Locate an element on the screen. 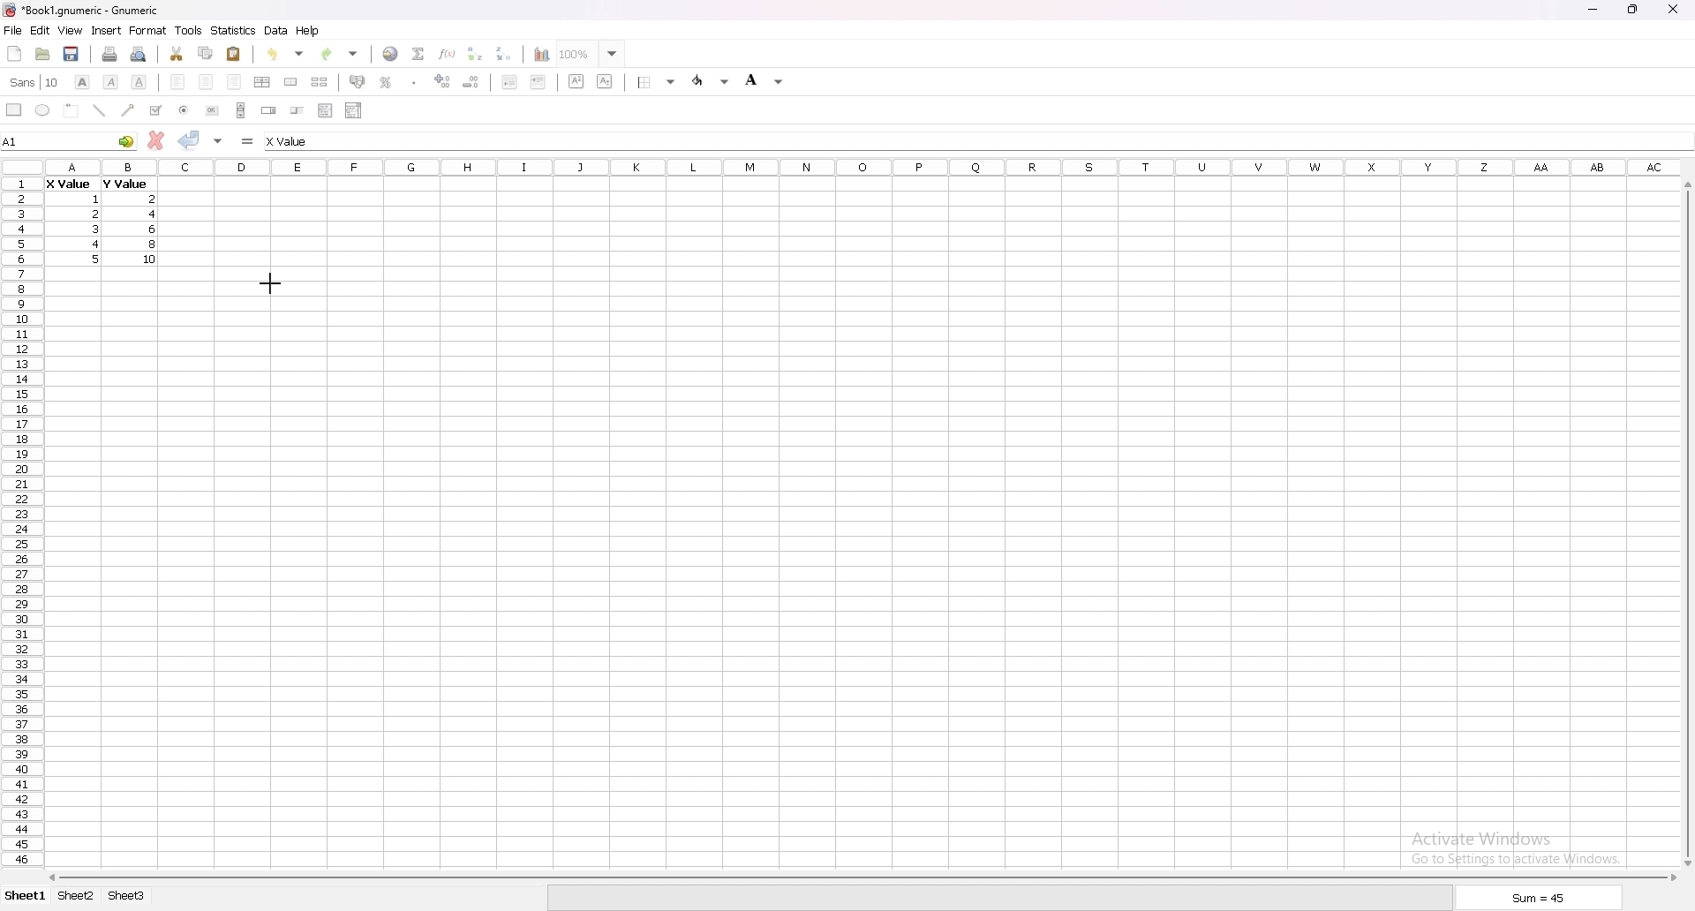 The width and height of the screenshot is (1695, 911). sort descending is located at coordinates (504, 53).